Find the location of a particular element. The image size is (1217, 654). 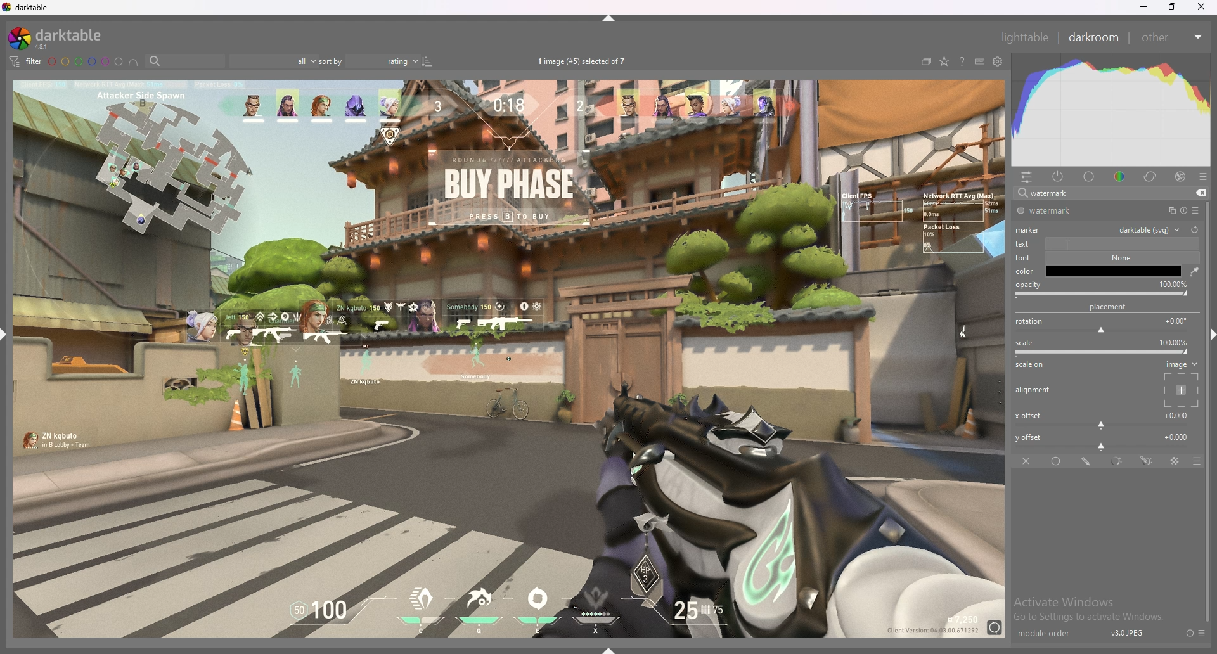

search module is located at coordinates (1095, 194).